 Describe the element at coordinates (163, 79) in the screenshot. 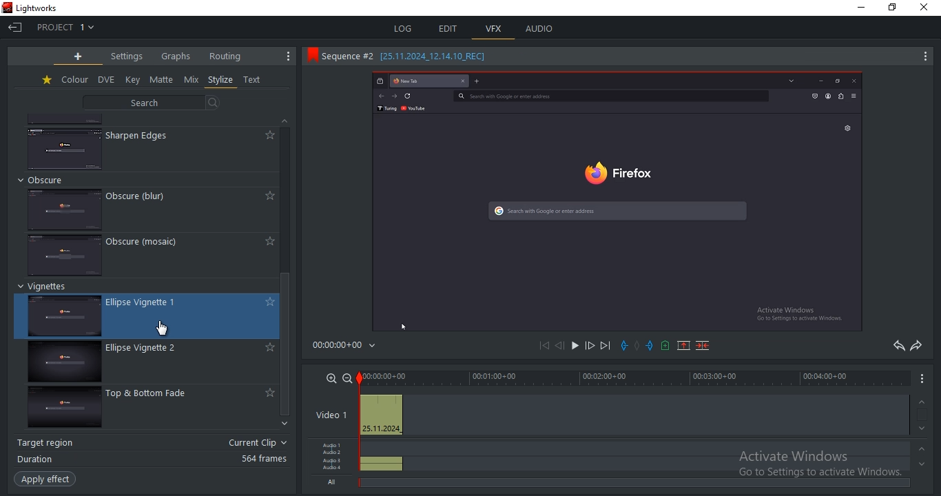

I see `matte` at that location.